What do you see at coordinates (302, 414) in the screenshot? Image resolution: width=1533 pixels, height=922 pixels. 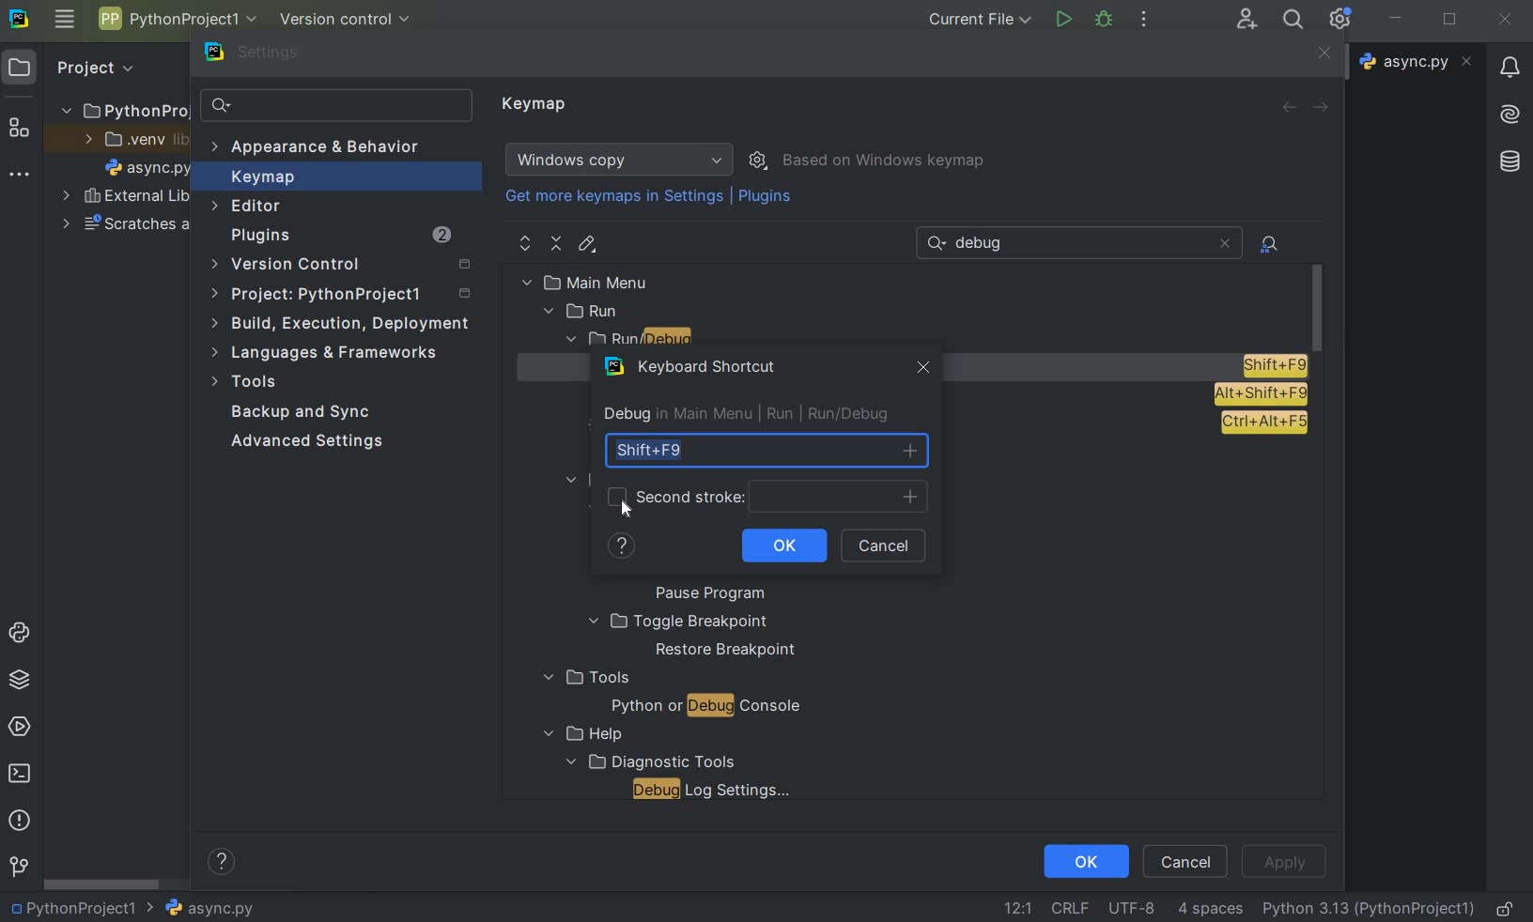 I see `backup and sync` at bounding box center [302, 414].